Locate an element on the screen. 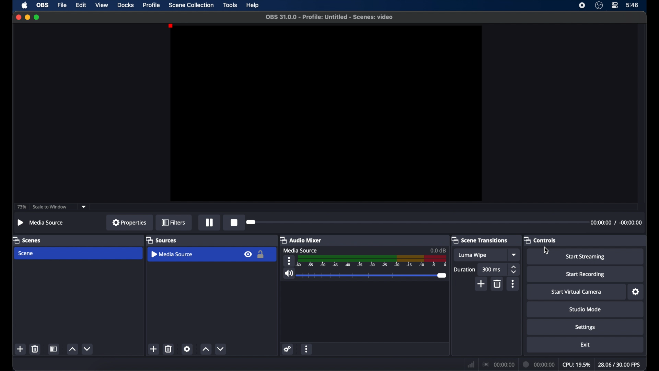 The height and width of the screenshot is (371, 659). decrement is located at coordinates (220, 348).